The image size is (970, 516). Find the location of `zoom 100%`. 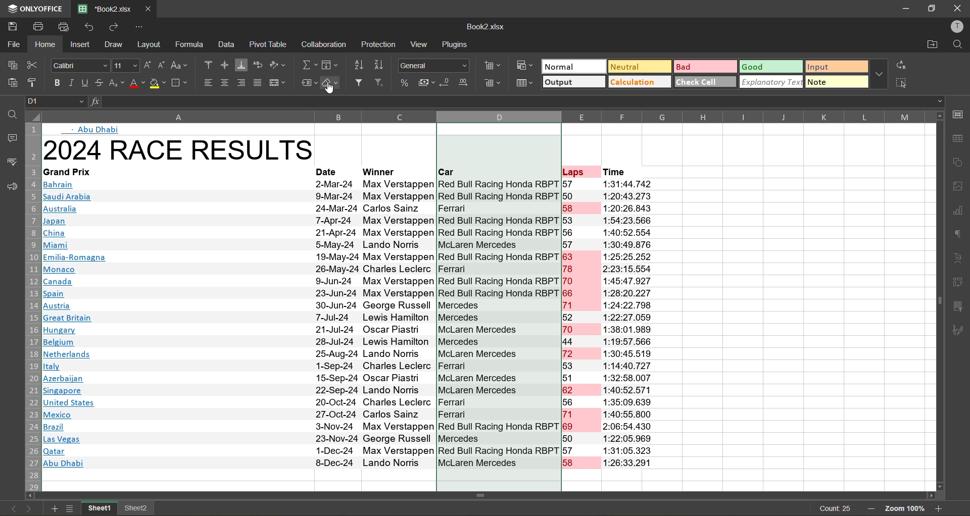

zoom 100% is located at coordinates (907, 510).